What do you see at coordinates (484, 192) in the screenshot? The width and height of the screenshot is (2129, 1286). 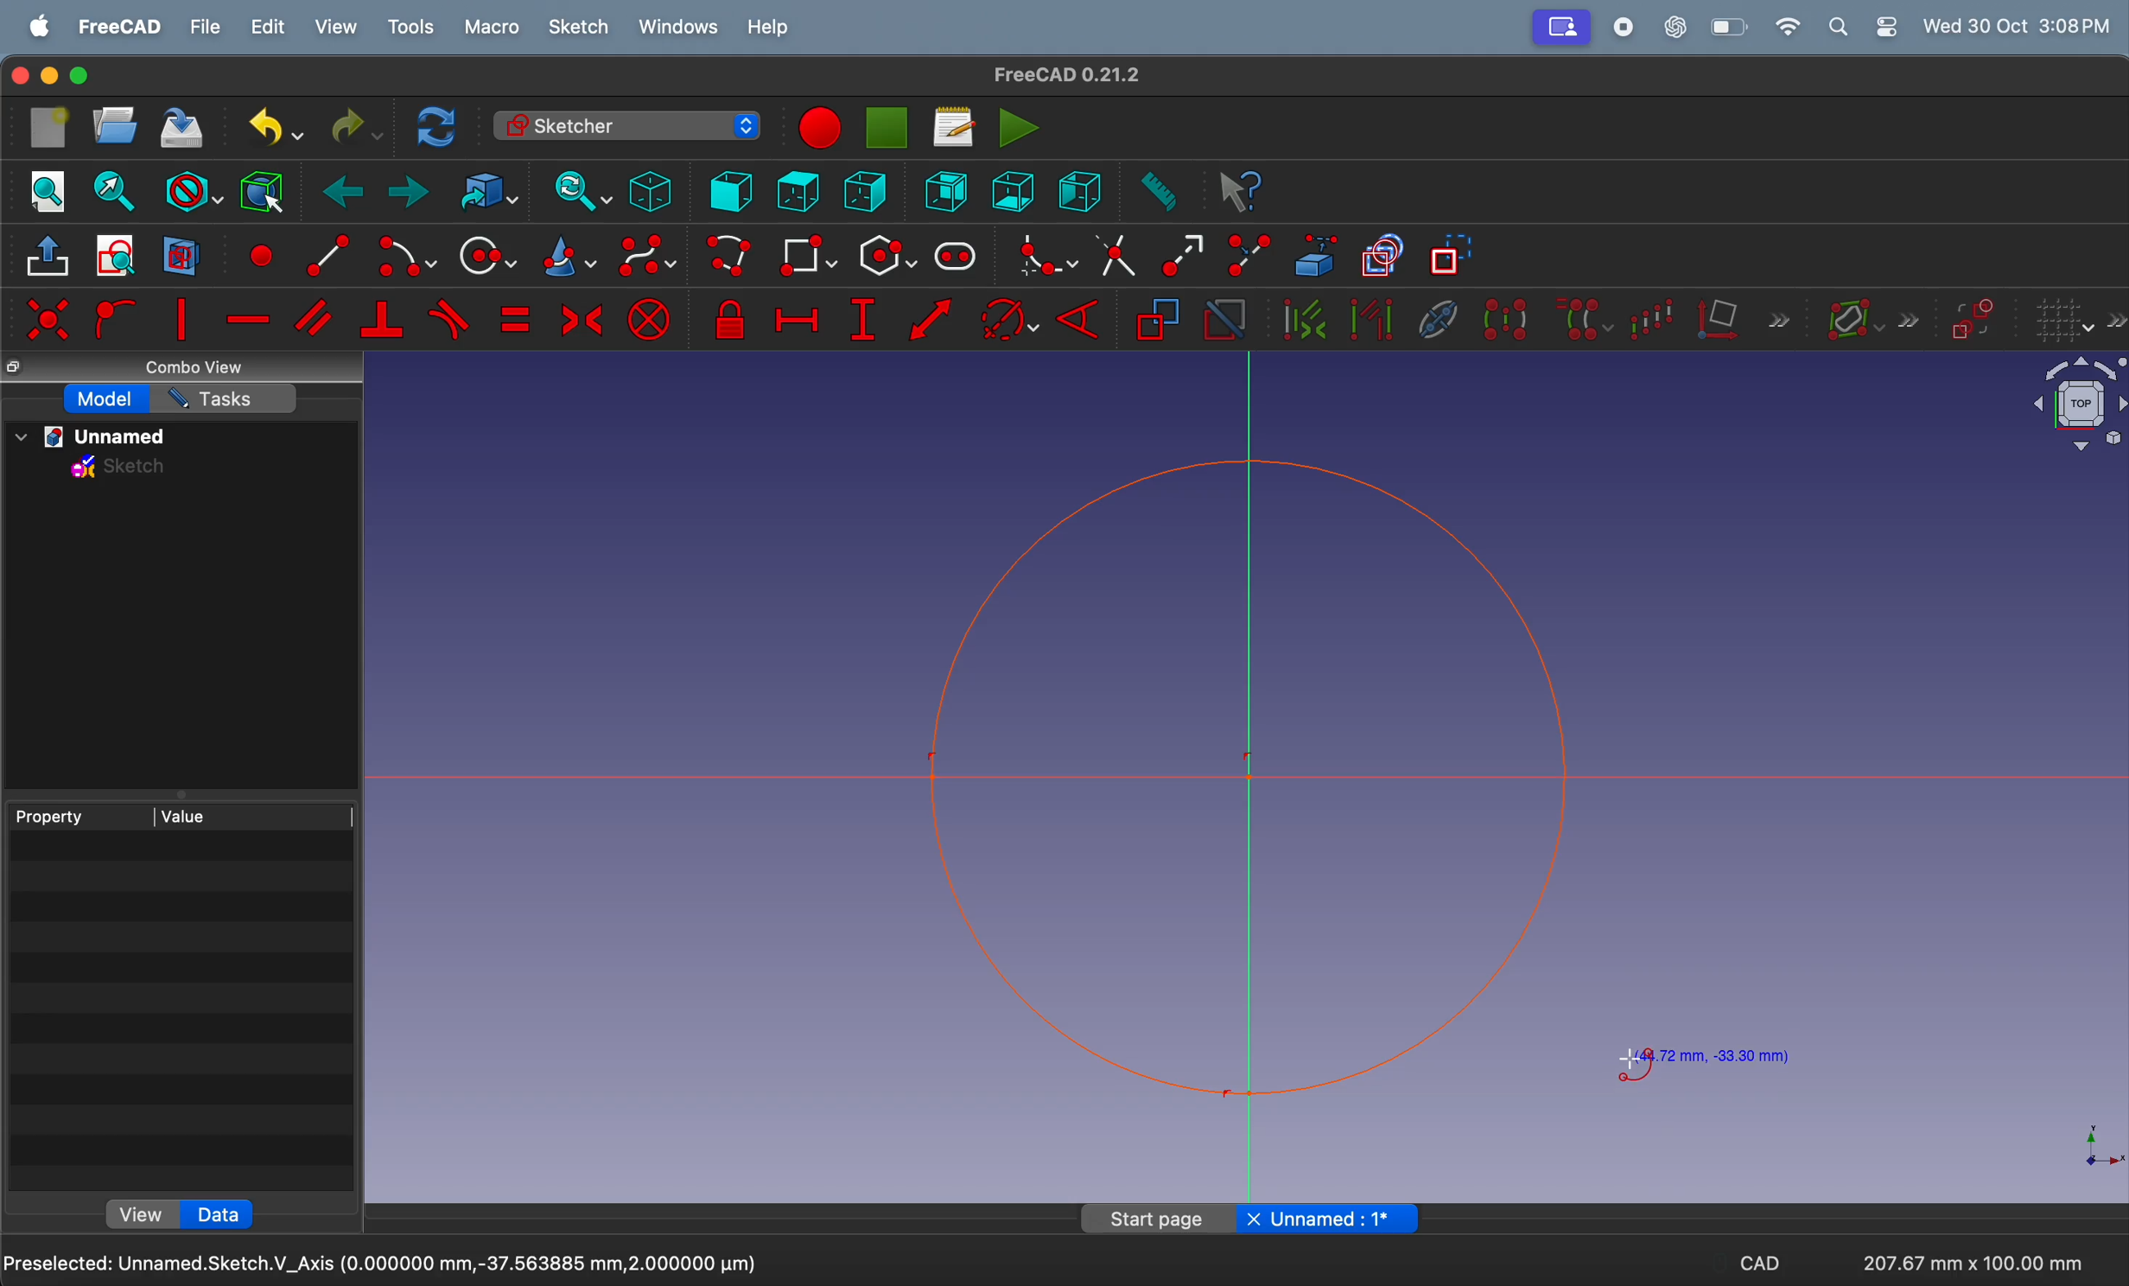 I see `go to toggled object` at bounding box center [484, 192].